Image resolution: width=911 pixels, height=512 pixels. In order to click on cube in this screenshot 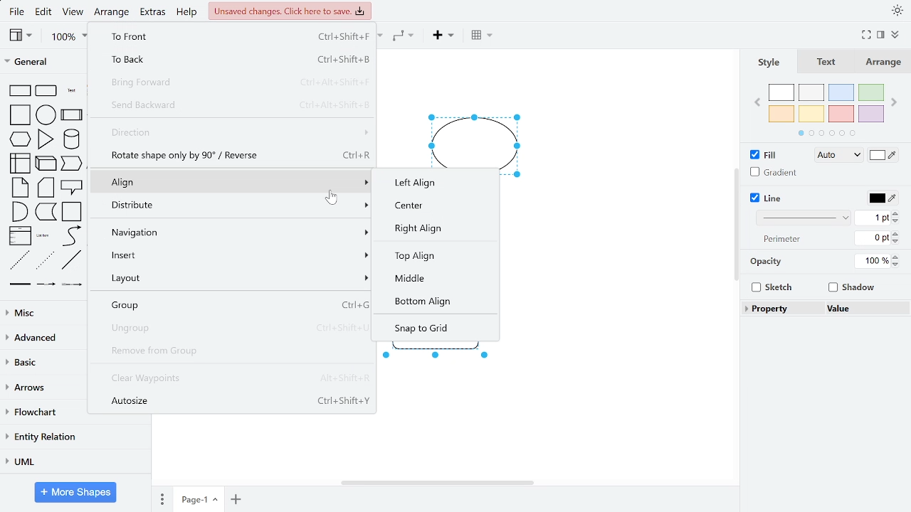, I will do `click(47, 163)`.